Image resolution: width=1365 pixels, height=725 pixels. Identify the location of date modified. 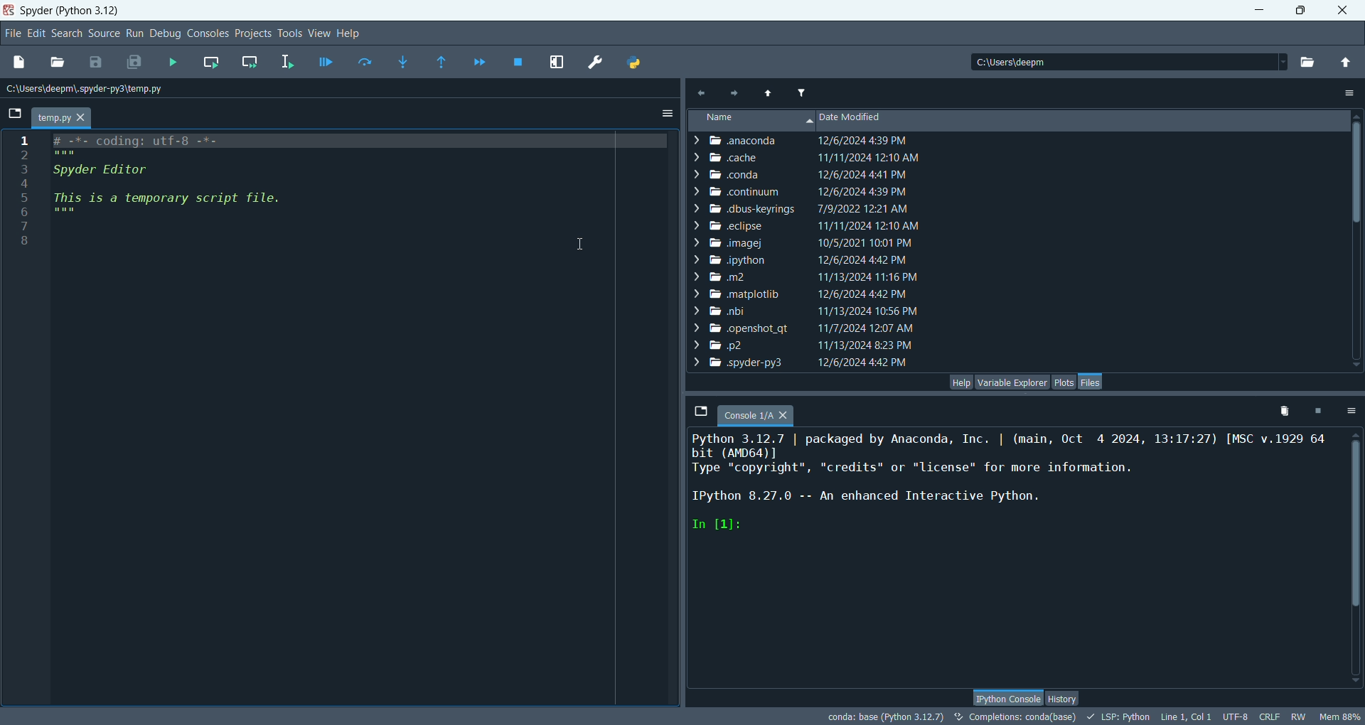
(868, 252).